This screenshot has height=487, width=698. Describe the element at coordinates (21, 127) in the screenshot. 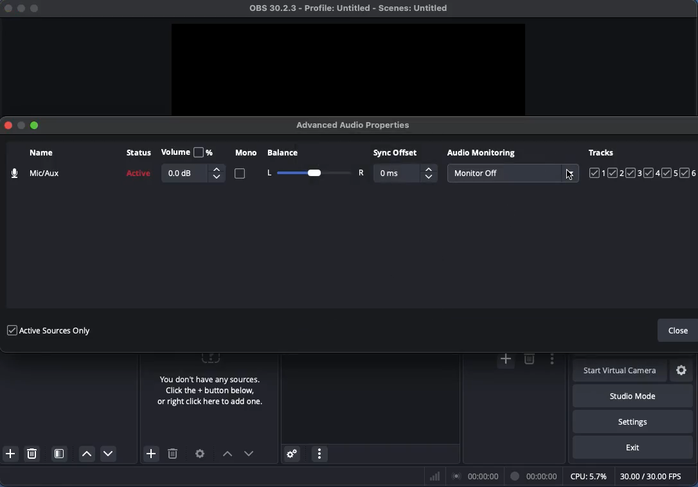

I see `Minimize` at that location.